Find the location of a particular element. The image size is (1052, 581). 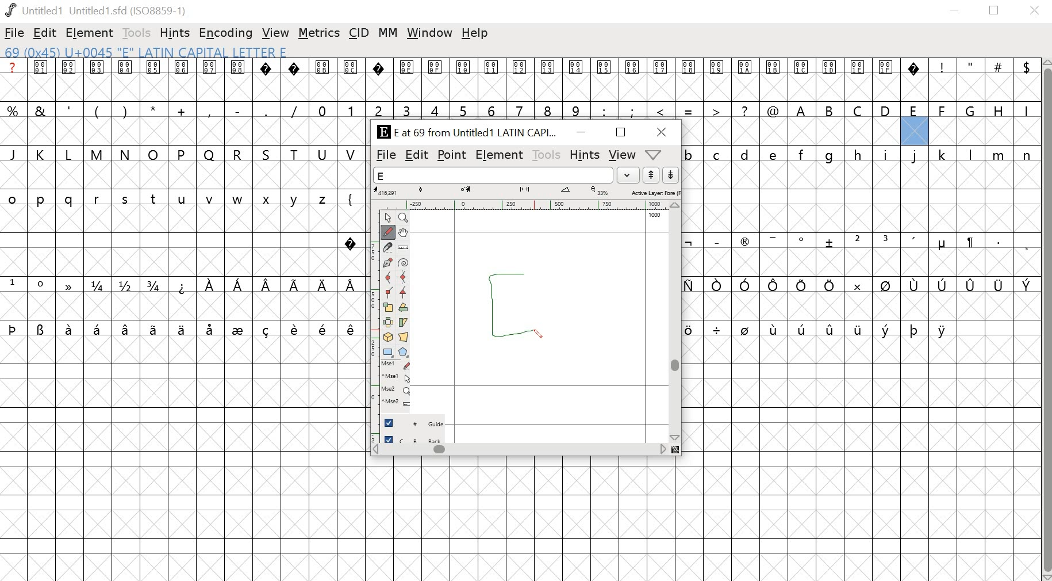

empty cells is located at coordinates (862, 263).